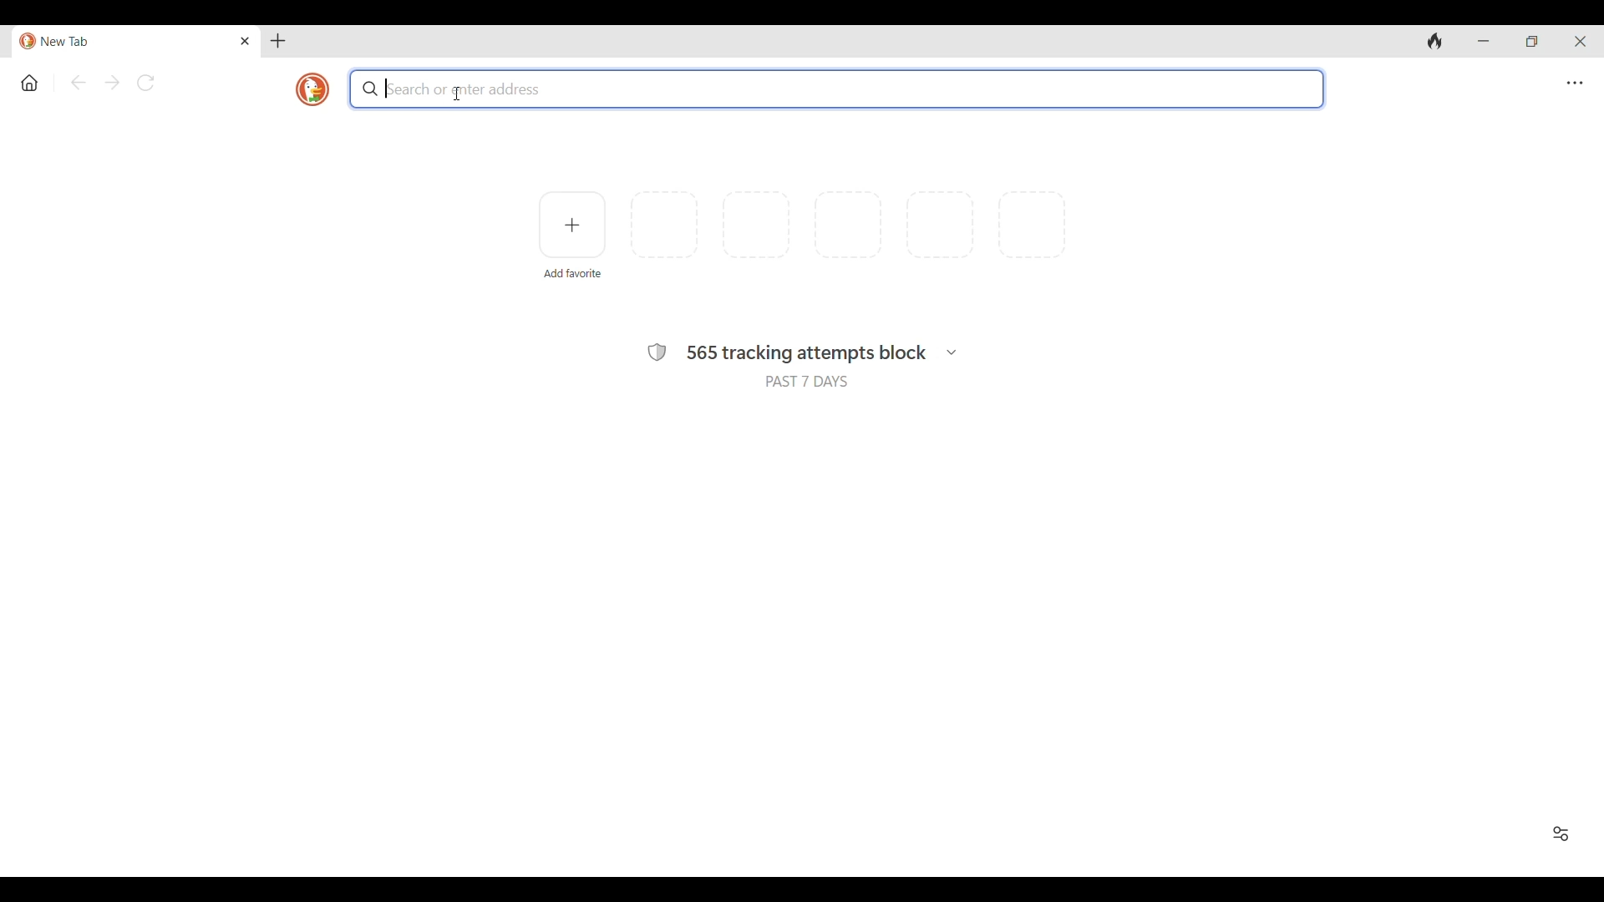 The width and height of the screenshot is (1604, 902). Describe the element at coordinates (29, 84) in the screenshot. I see `Home` at that location.